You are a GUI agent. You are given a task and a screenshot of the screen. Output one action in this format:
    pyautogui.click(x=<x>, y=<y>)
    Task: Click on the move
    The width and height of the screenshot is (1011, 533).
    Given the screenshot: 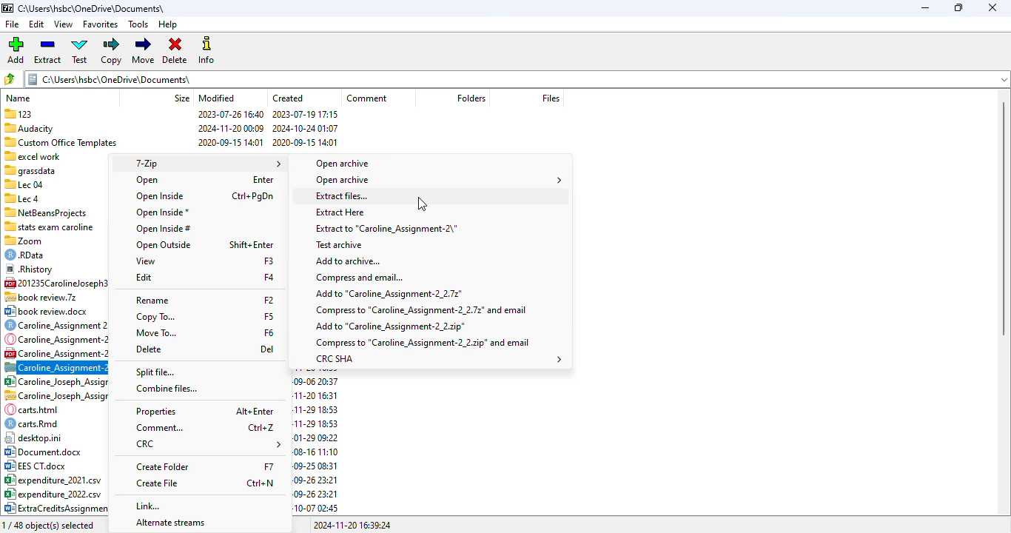 What is the action you would take?
    pyautogui.click(x=144, y=50)
    